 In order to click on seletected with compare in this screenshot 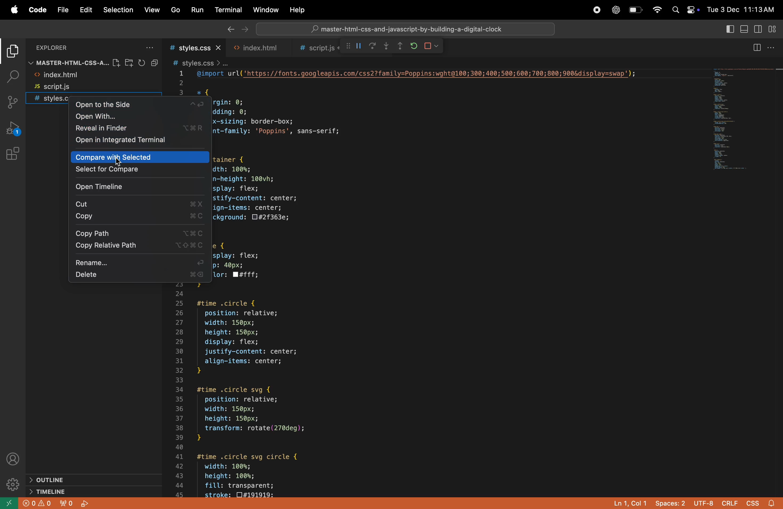, I will do `click(138, 171)`.